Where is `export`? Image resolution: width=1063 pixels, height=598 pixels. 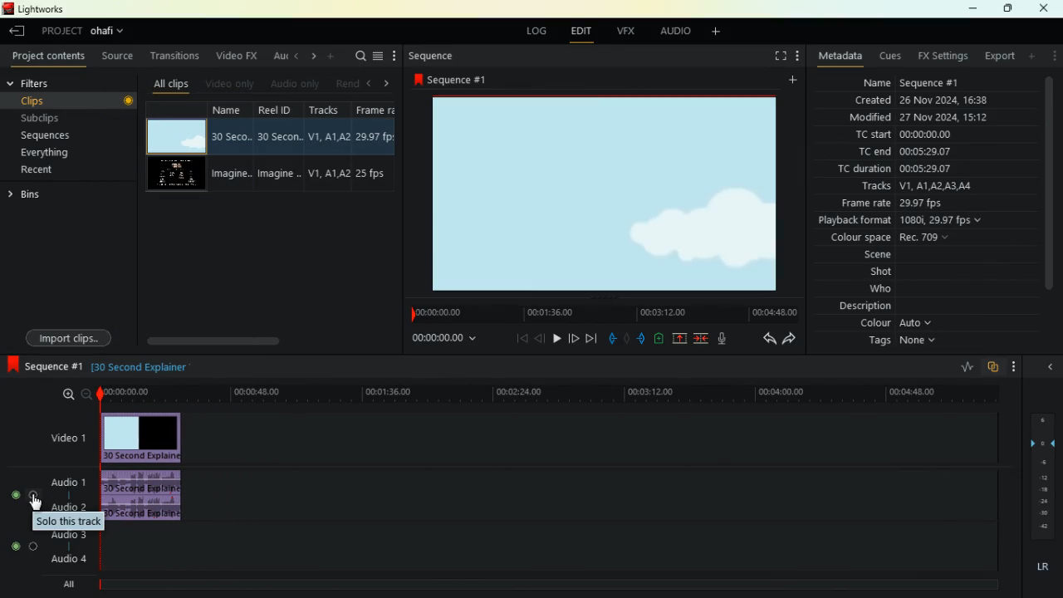 export is located at coordinates (996, 56).